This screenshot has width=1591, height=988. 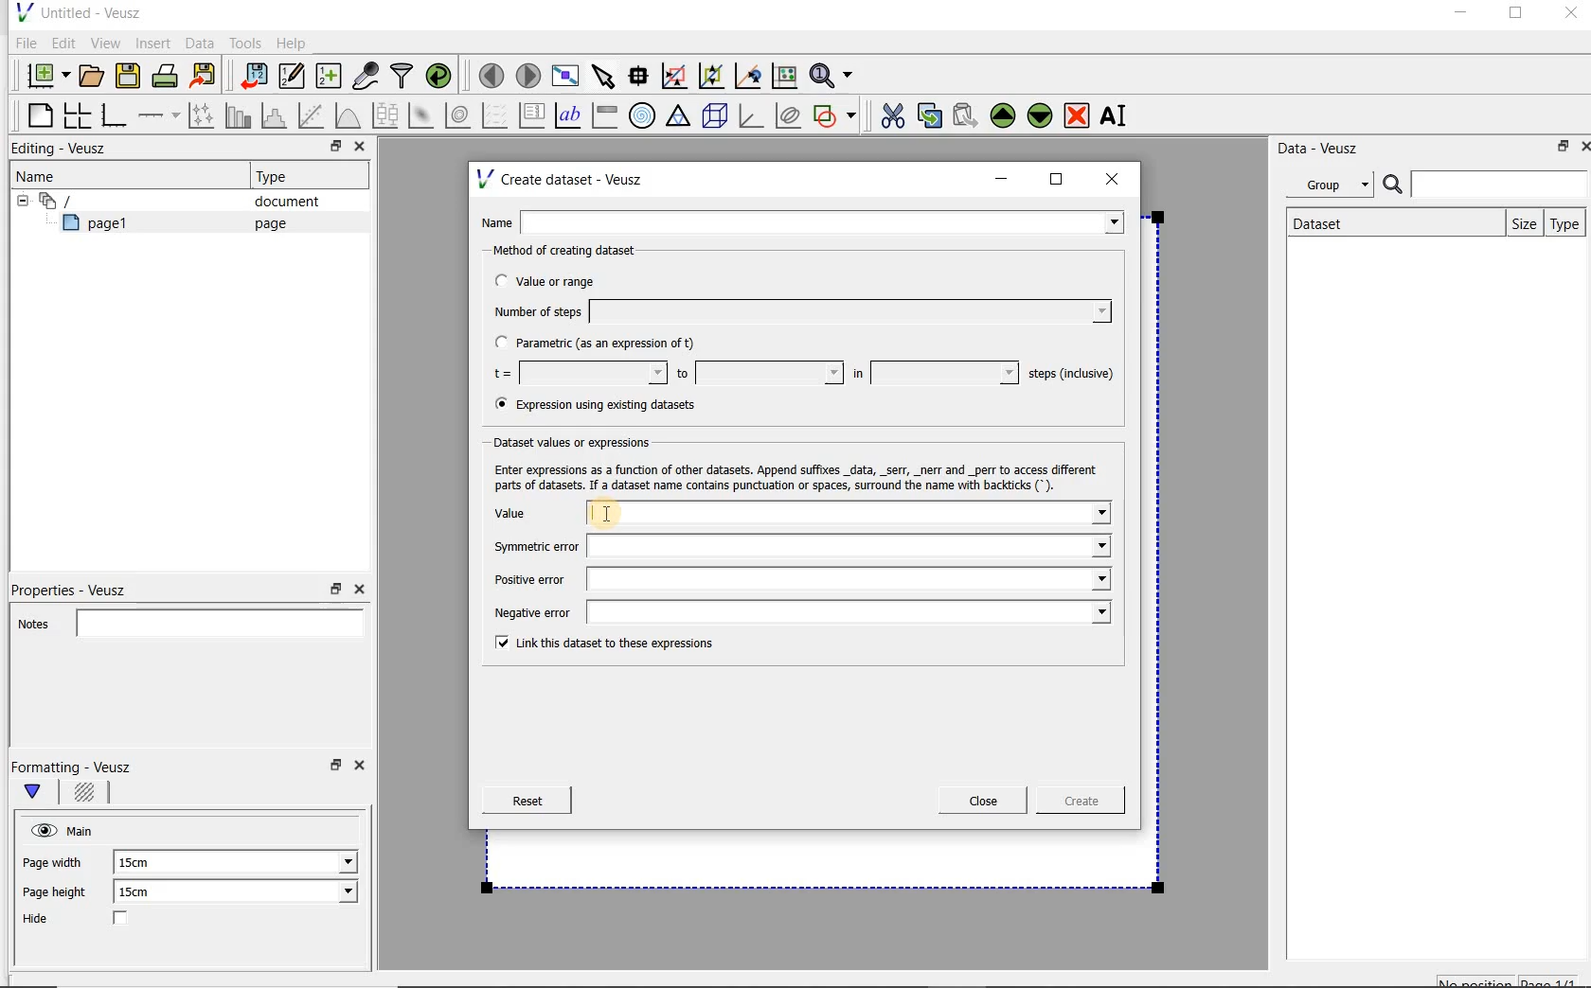 What do you see at coordinates (603, 344) in the screenshot?
I see `Parametric (as an expression of t)` at bounding box center [603, 344].